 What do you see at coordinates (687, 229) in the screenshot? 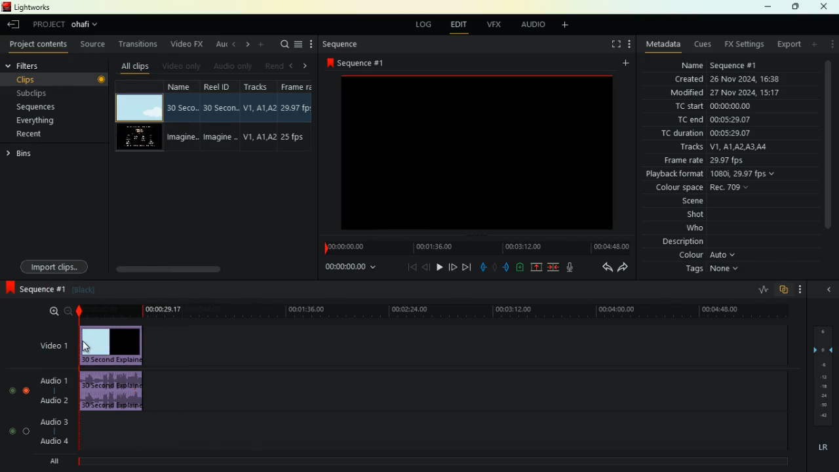
I see `who` at bounding box center [687, 229].